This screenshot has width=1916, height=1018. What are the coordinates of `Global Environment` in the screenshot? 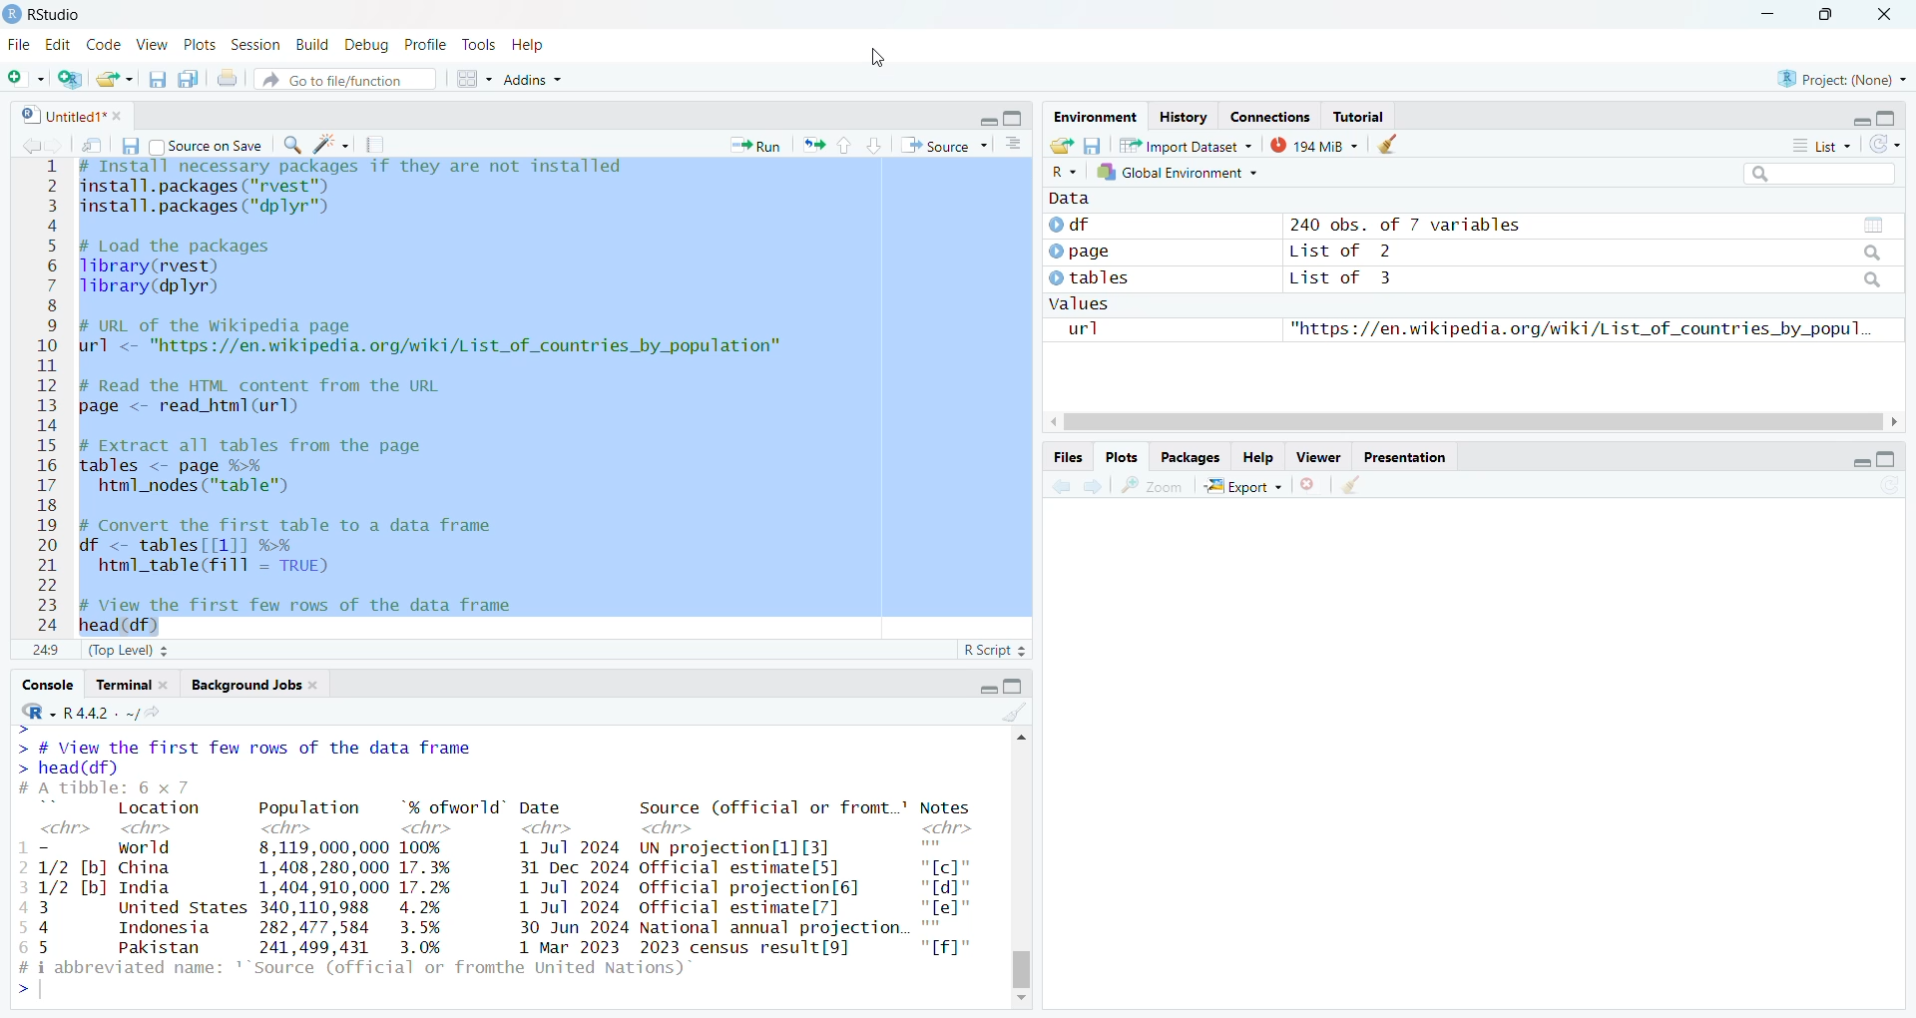 It's located at (1179, 172).